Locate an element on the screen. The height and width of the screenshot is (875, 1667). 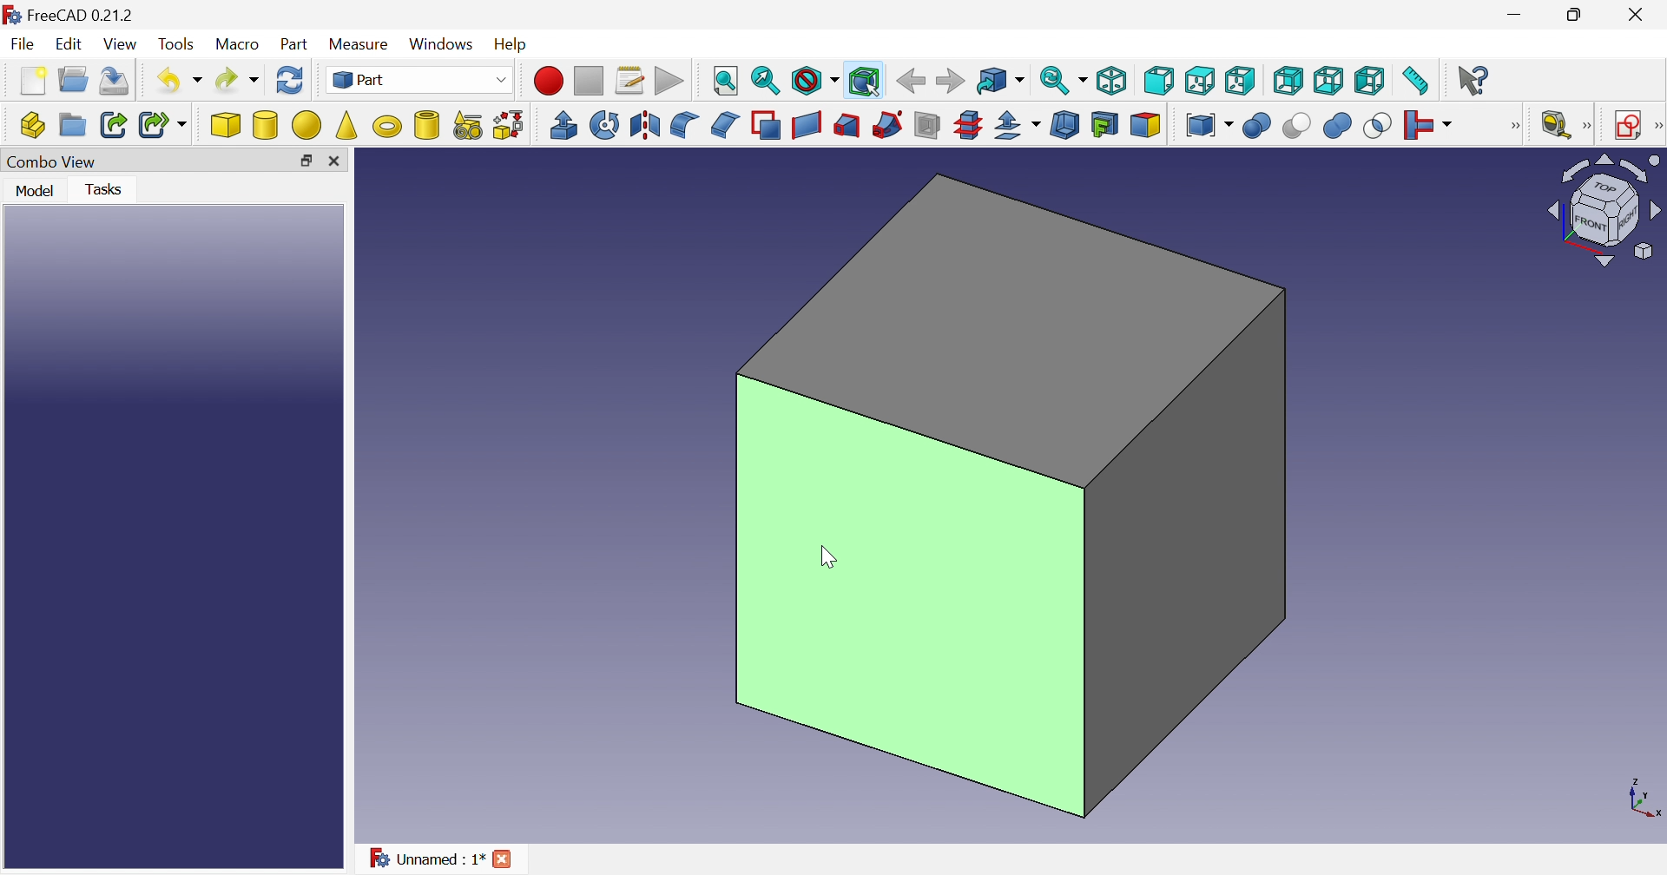
View is located at coordinates (123, 44).